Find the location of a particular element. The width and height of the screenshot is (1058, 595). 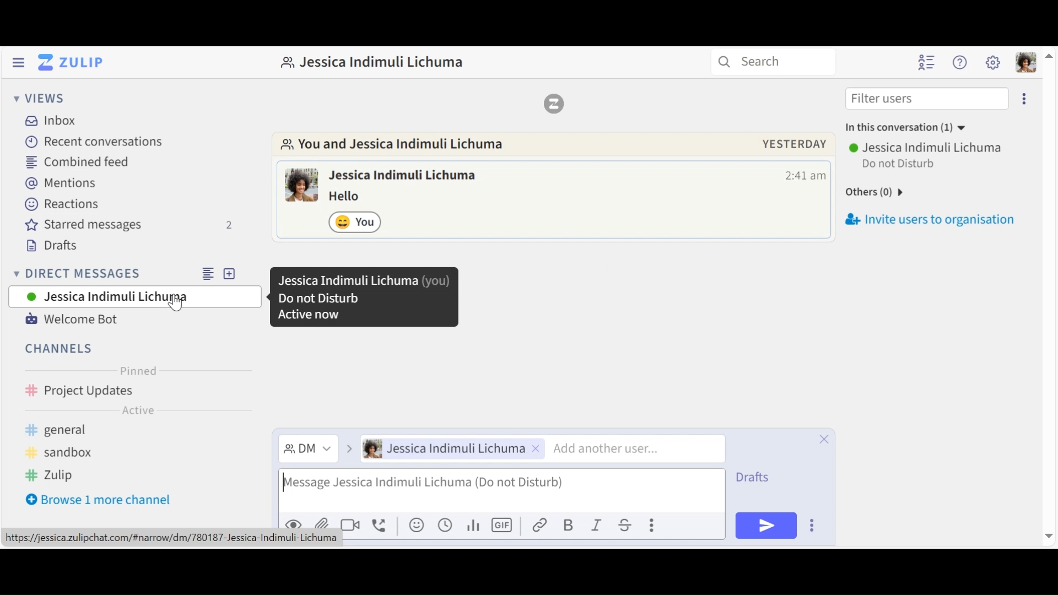

Add Video call is located at coordinates (352, 525).